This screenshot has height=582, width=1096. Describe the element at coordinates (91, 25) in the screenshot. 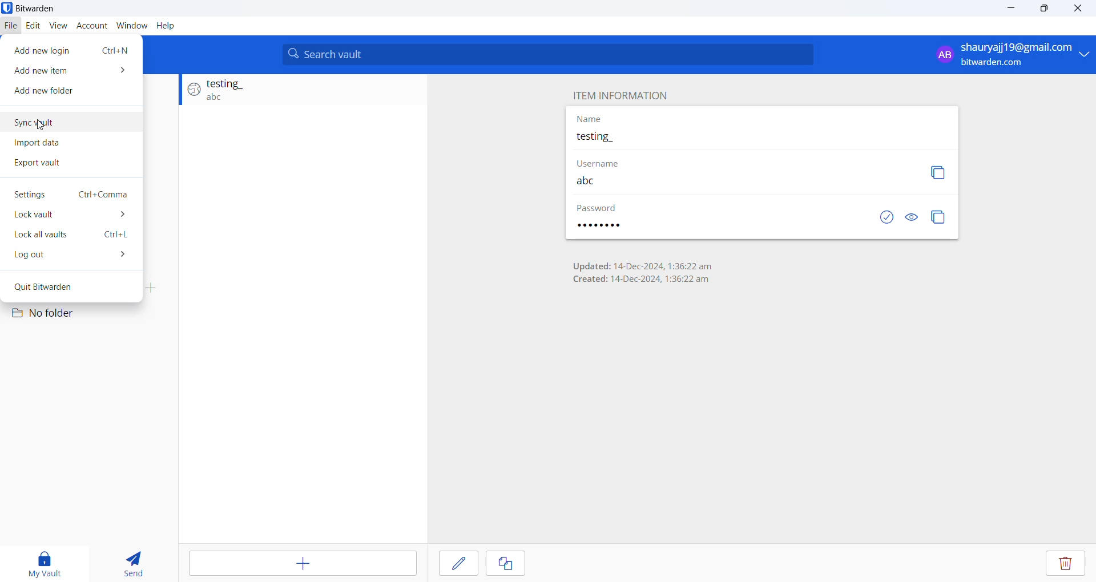

I see `Account` at that location.